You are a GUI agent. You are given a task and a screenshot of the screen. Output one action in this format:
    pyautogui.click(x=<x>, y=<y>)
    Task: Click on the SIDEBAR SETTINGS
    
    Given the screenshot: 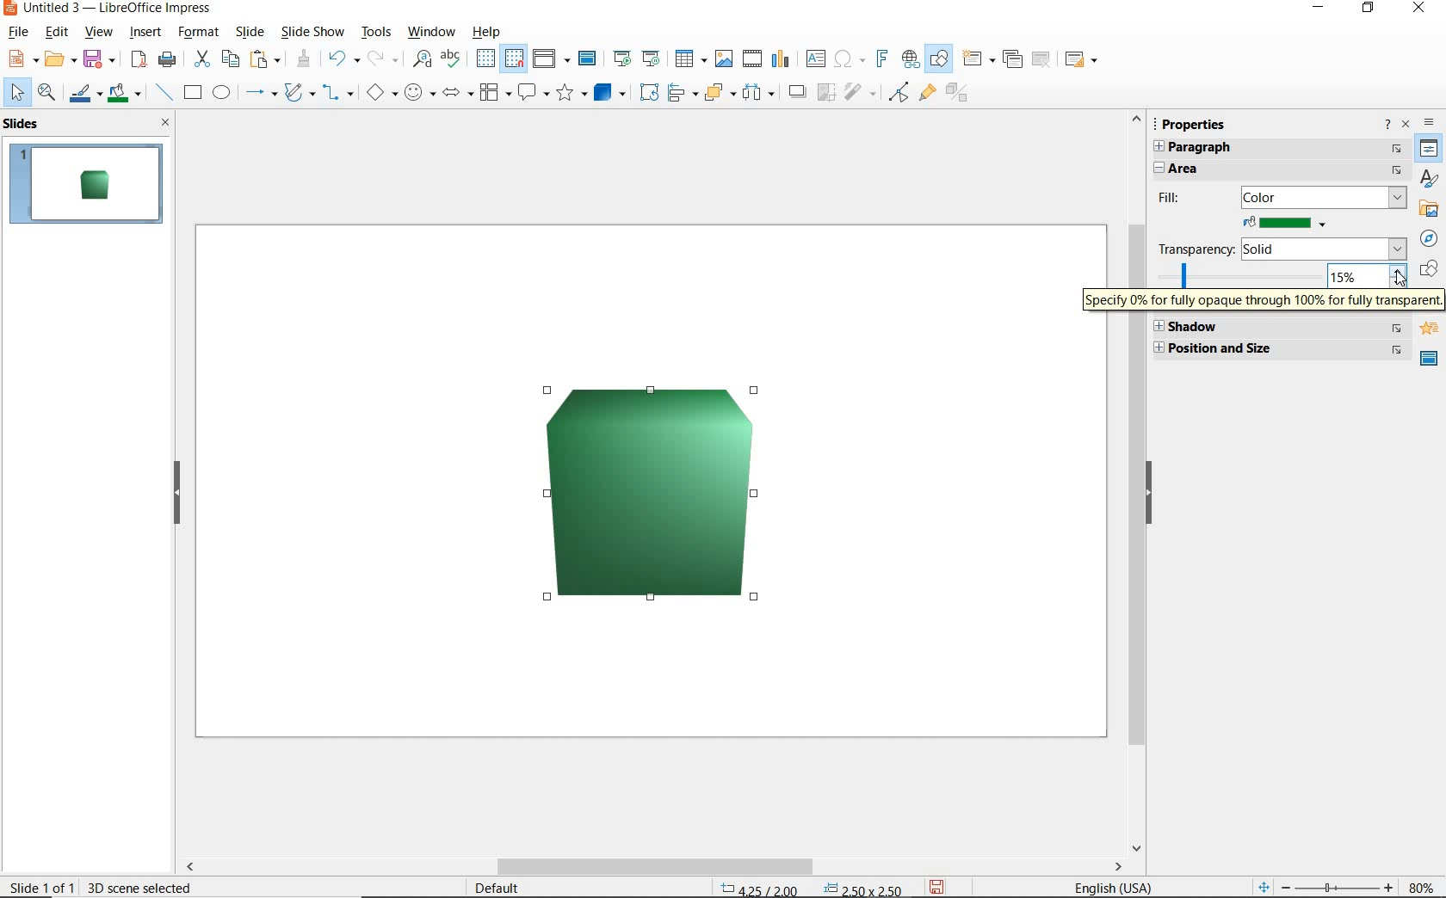 What is the action you would take?
    pyautogui.click(x=1429, y=122)
    